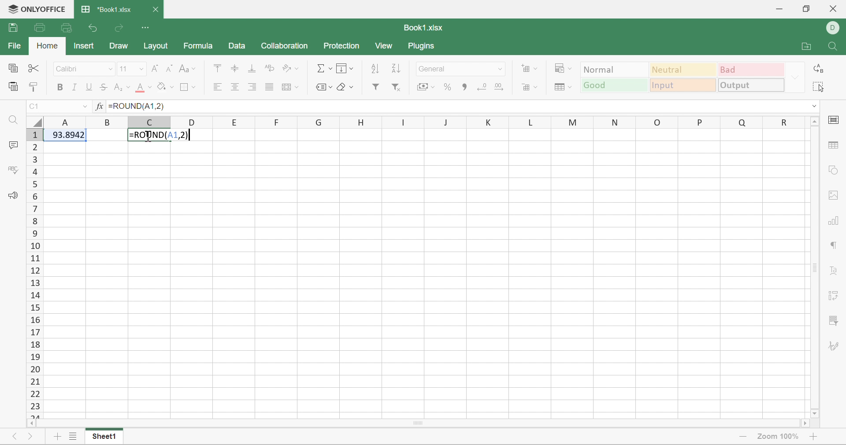  I want to click on Select all, so click(818, 86).